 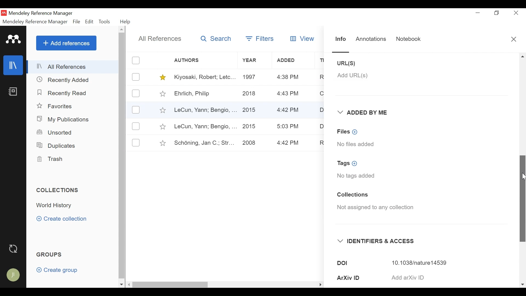 What do you see at coordinates (129, 285) in the screenshot?
I see `Scroll Right` at bounding box center [129, 285].